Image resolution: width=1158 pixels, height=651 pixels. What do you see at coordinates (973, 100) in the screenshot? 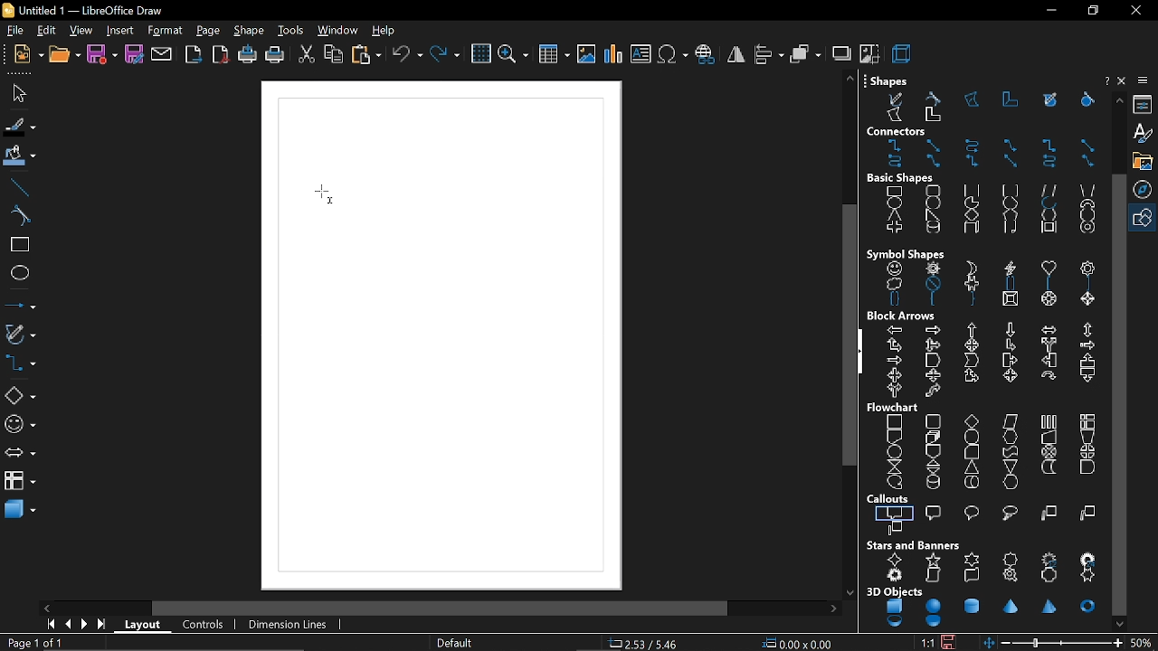
I see `polygon` at bounding box center [973, 100].